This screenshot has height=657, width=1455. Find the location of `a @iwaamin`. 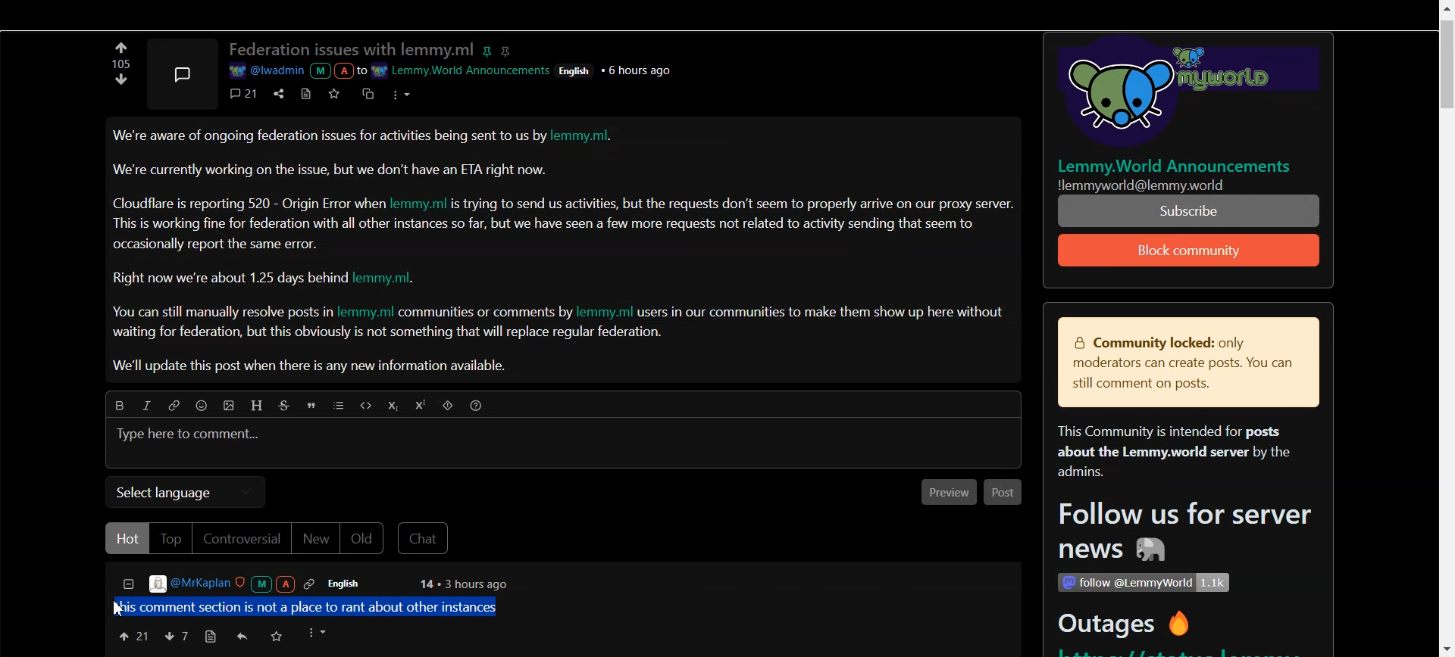

a @iwaamin is located at coordinates (296, 71).